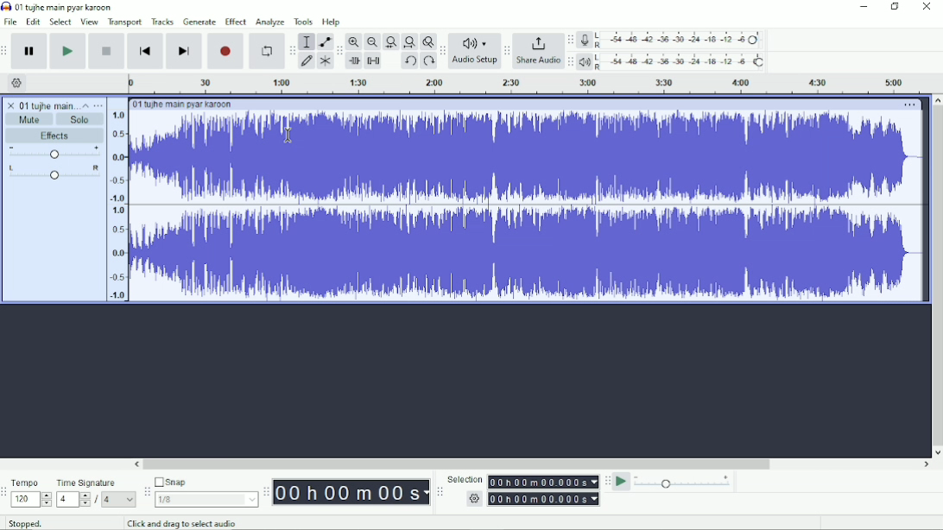 This screenshot has height=530, width=943. I want to click on Zoom toggle, so click(427, 41).